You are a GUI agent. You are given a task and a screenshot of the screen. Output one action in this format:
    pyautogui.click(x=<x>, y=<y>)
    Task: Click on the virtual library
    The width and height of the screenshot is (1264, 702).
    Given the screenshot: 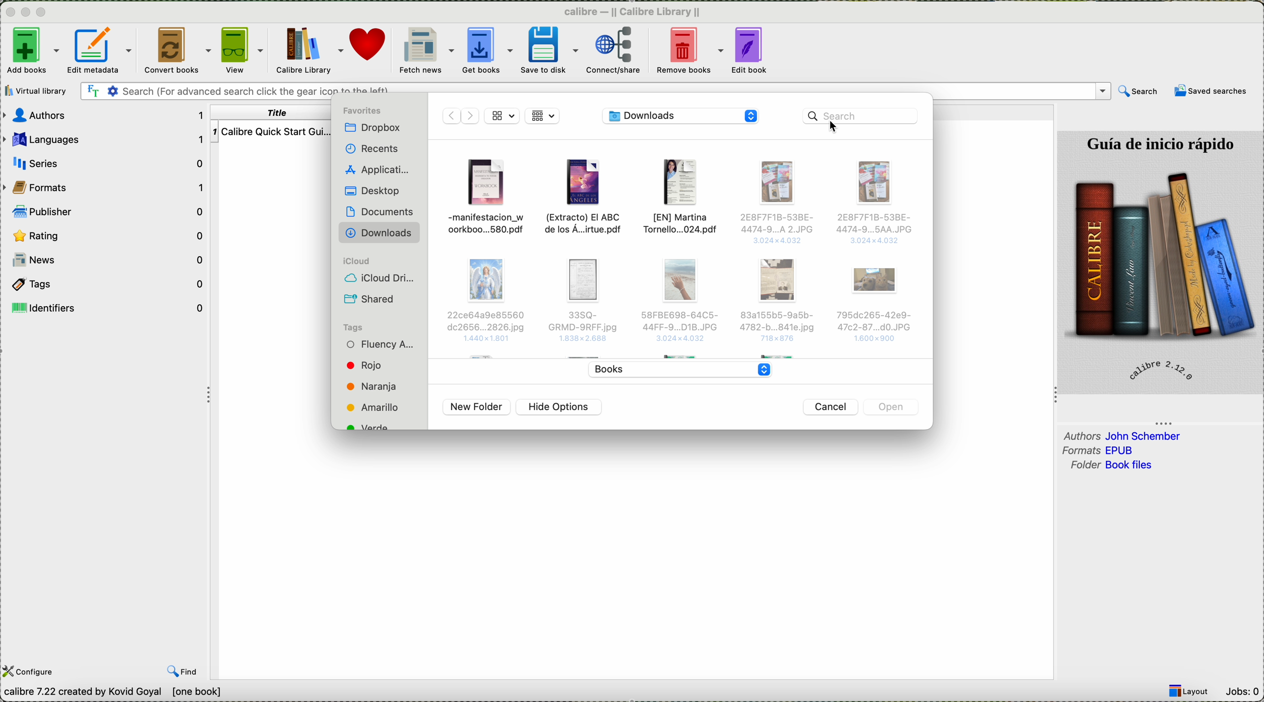 What is the action you would take?
    pyautogui.click(x=36, y=91)
    